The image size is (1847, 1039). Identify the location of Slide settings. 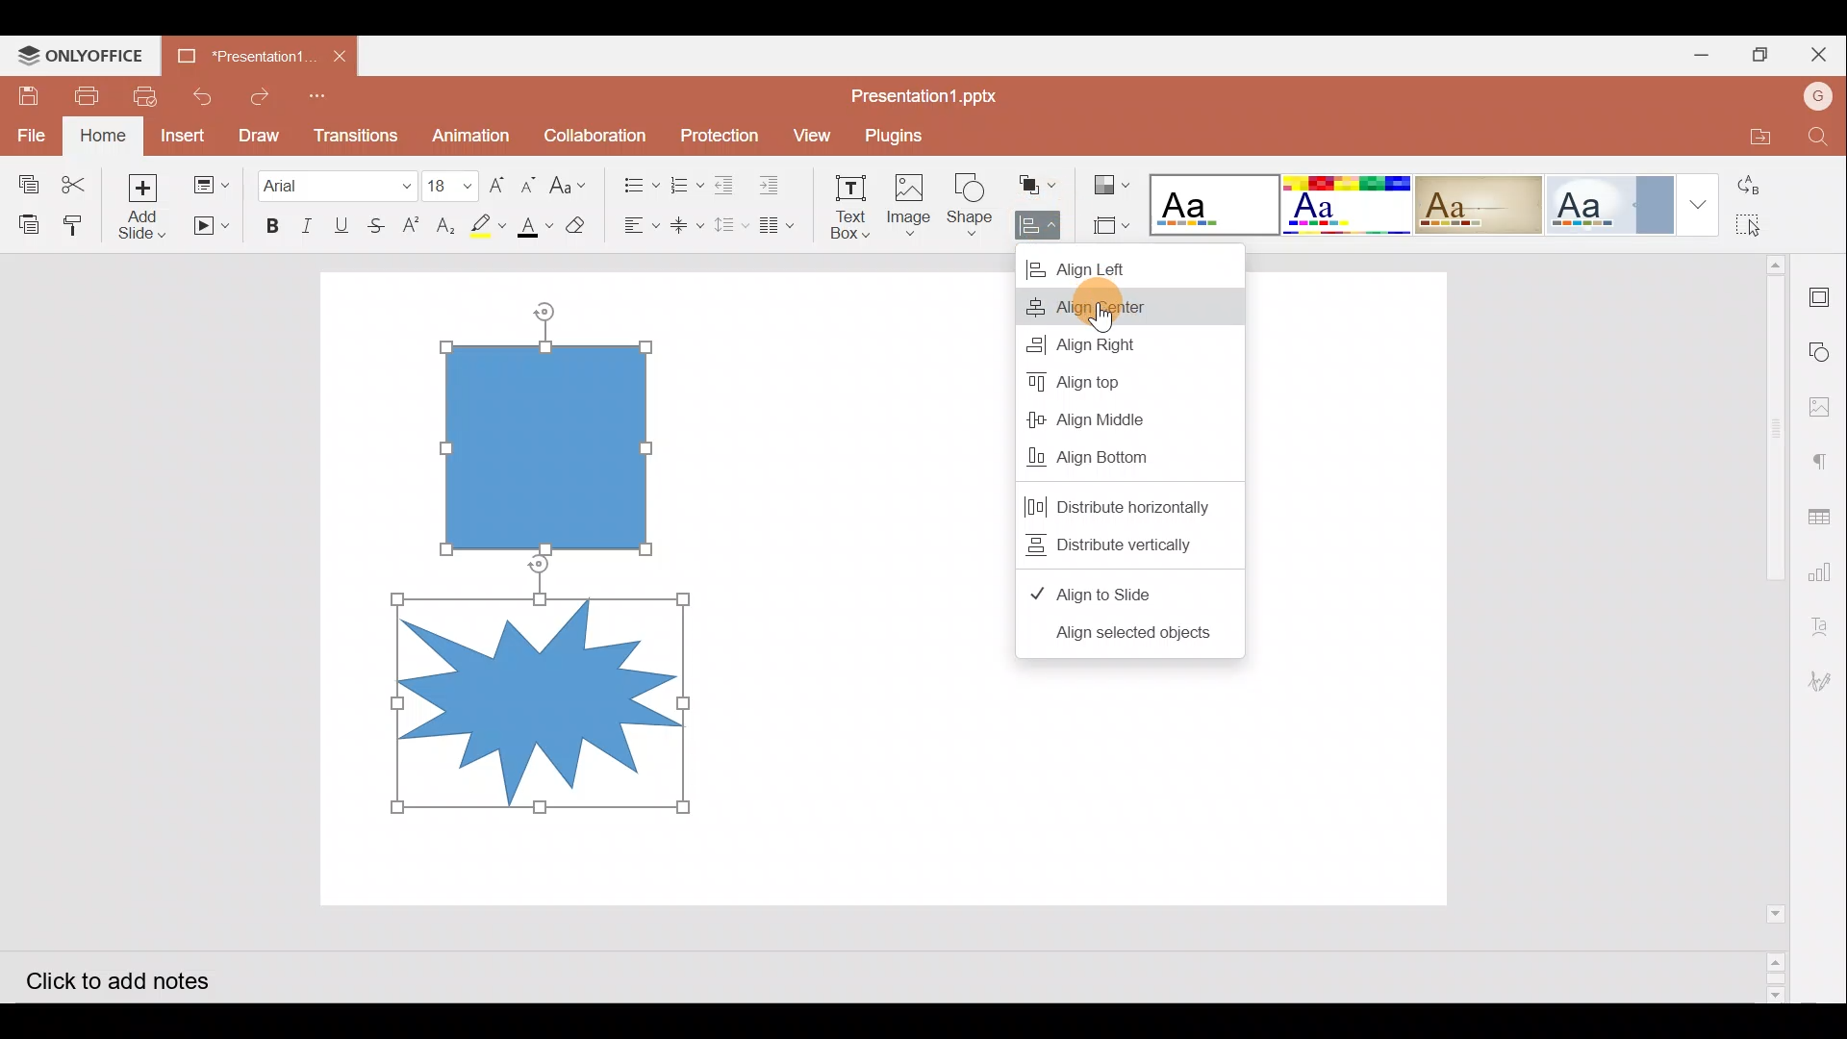
(1823, 293).